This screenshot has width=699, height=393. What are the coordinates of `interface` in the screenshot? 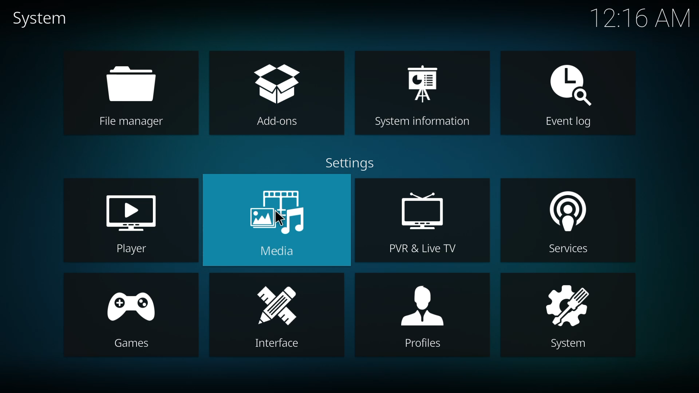 It's located at (280, 305).